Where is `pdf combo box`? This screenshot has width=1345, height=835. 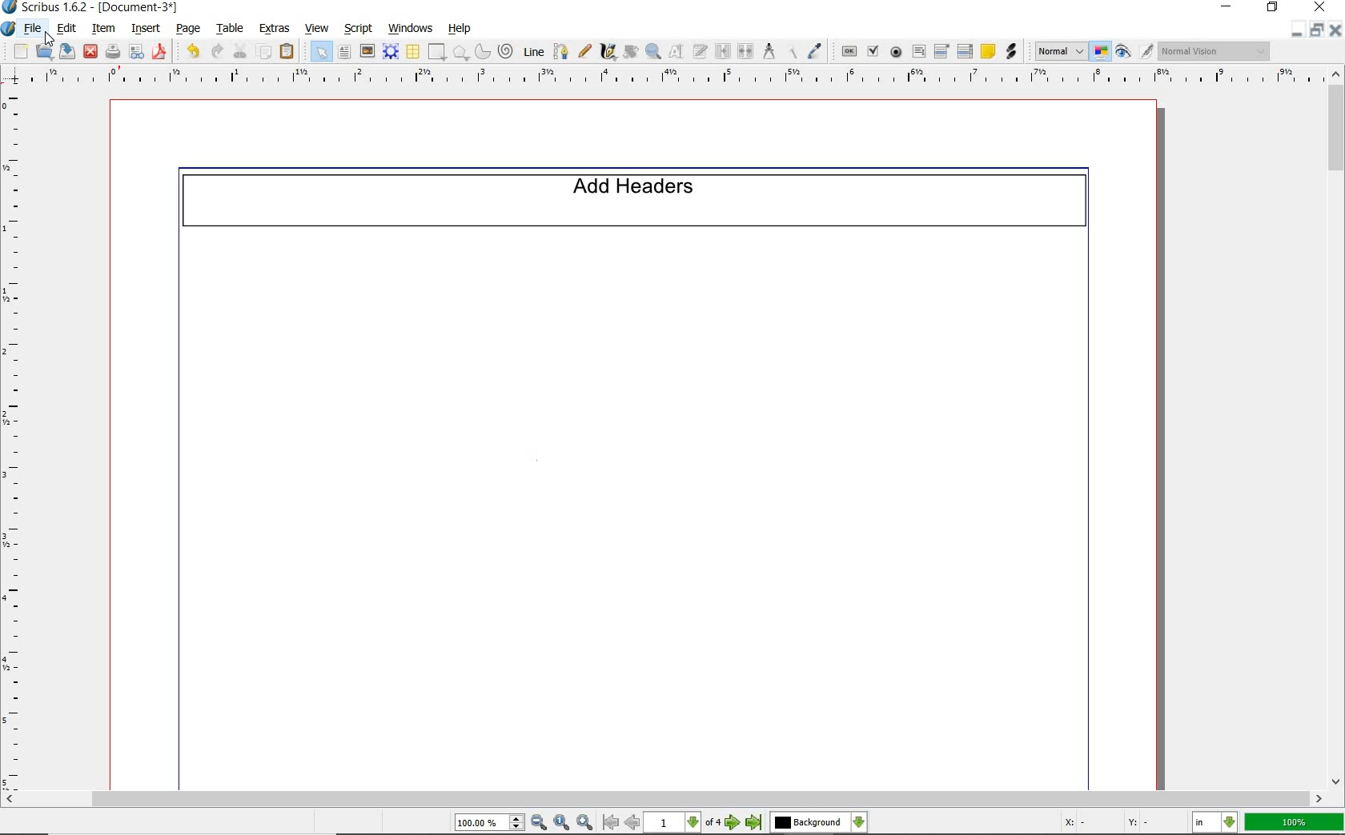
pdf combo box is located at coordinates (941, 50).